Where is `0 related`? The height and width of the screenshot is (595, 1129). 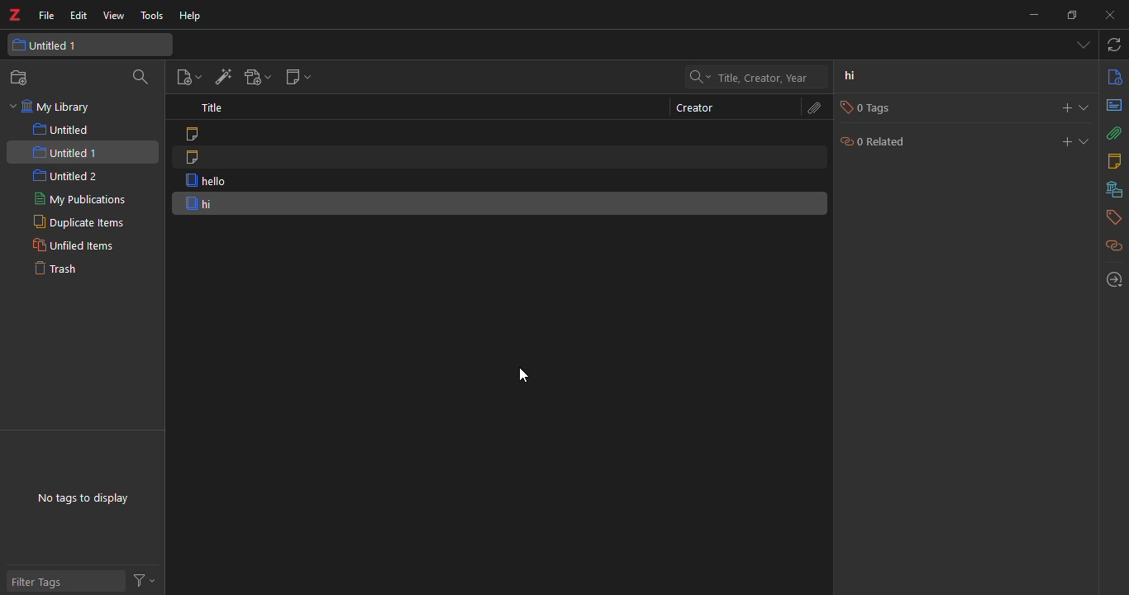 0 related is located at coordinates (877, 140).